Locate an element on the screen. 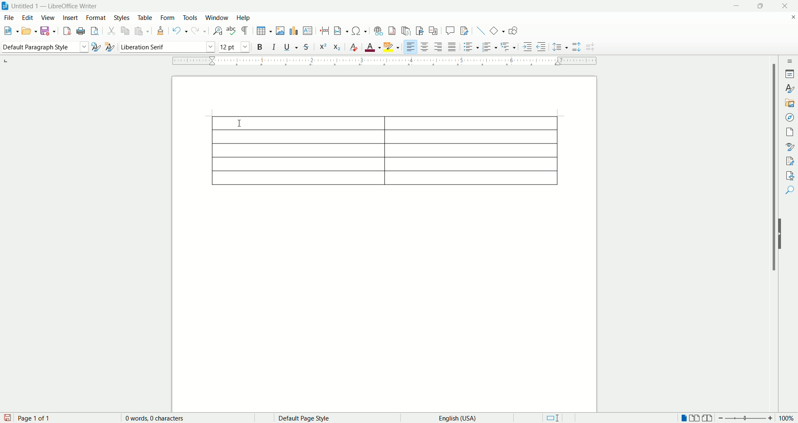  zoom bar is located at coordinates (746, 418).